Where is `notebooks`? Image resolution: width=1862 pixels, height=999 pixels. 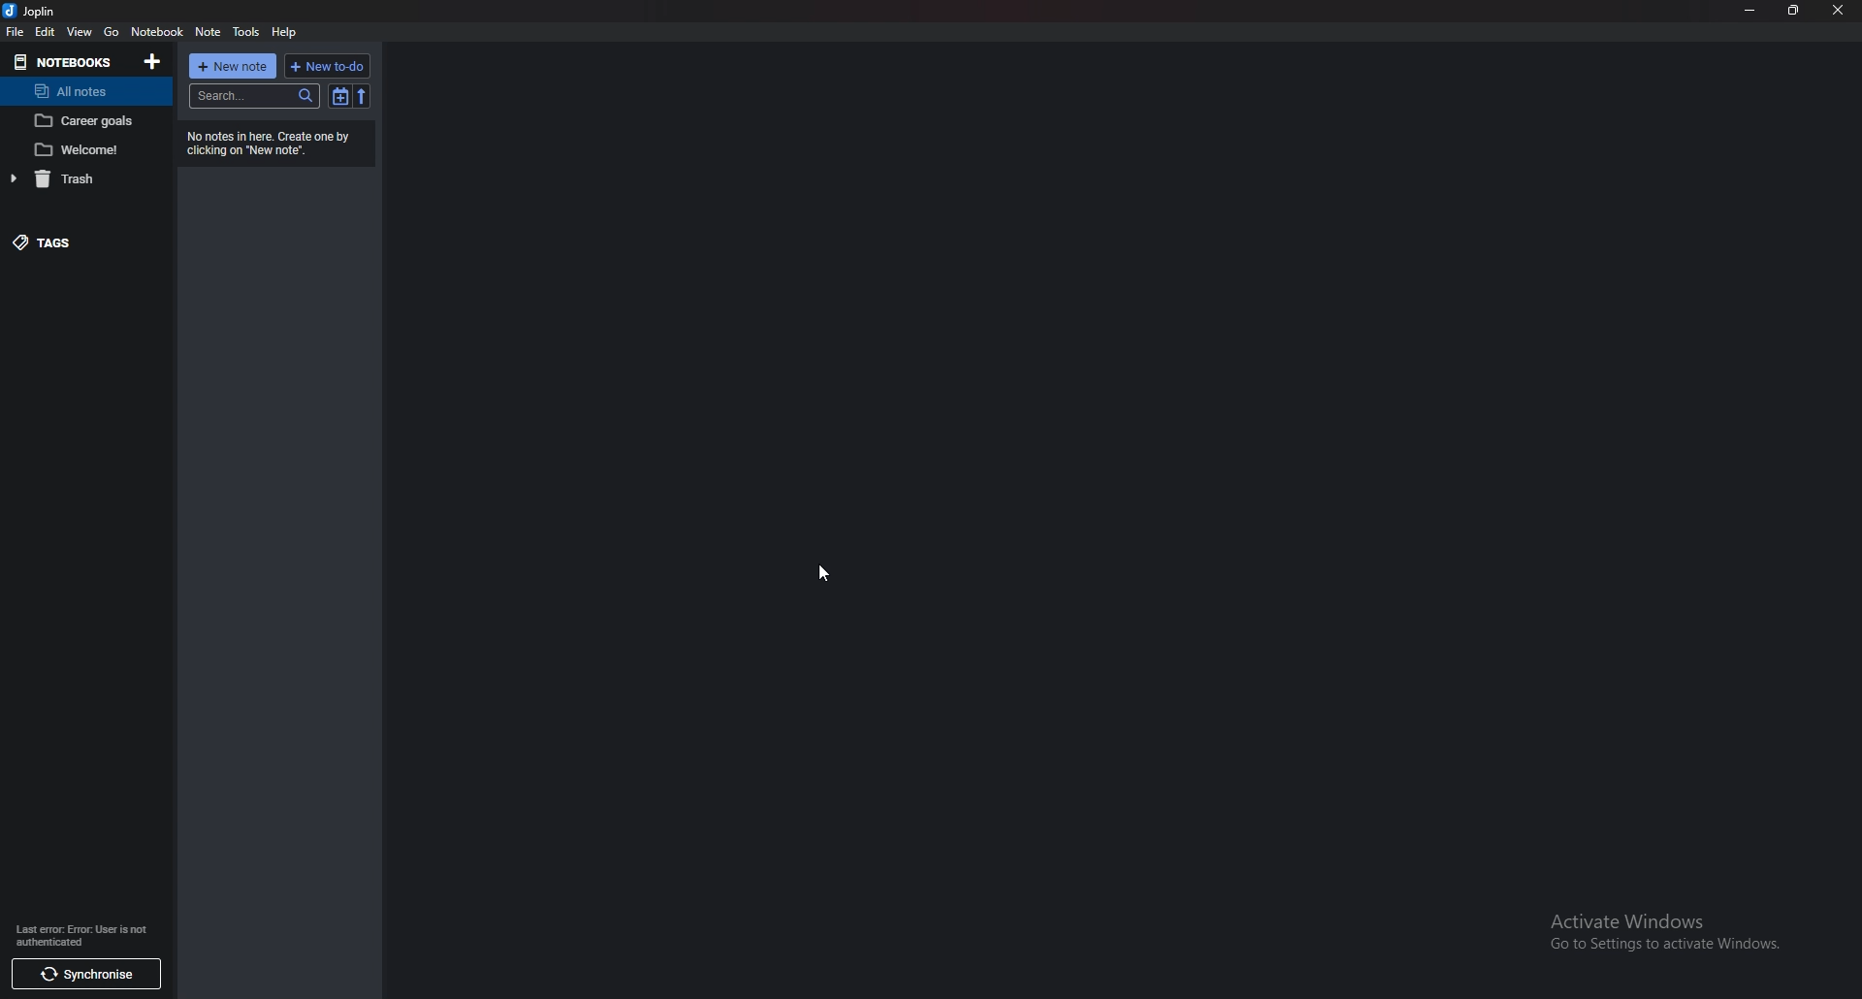
notebooks is located at coordinates (64, 61).